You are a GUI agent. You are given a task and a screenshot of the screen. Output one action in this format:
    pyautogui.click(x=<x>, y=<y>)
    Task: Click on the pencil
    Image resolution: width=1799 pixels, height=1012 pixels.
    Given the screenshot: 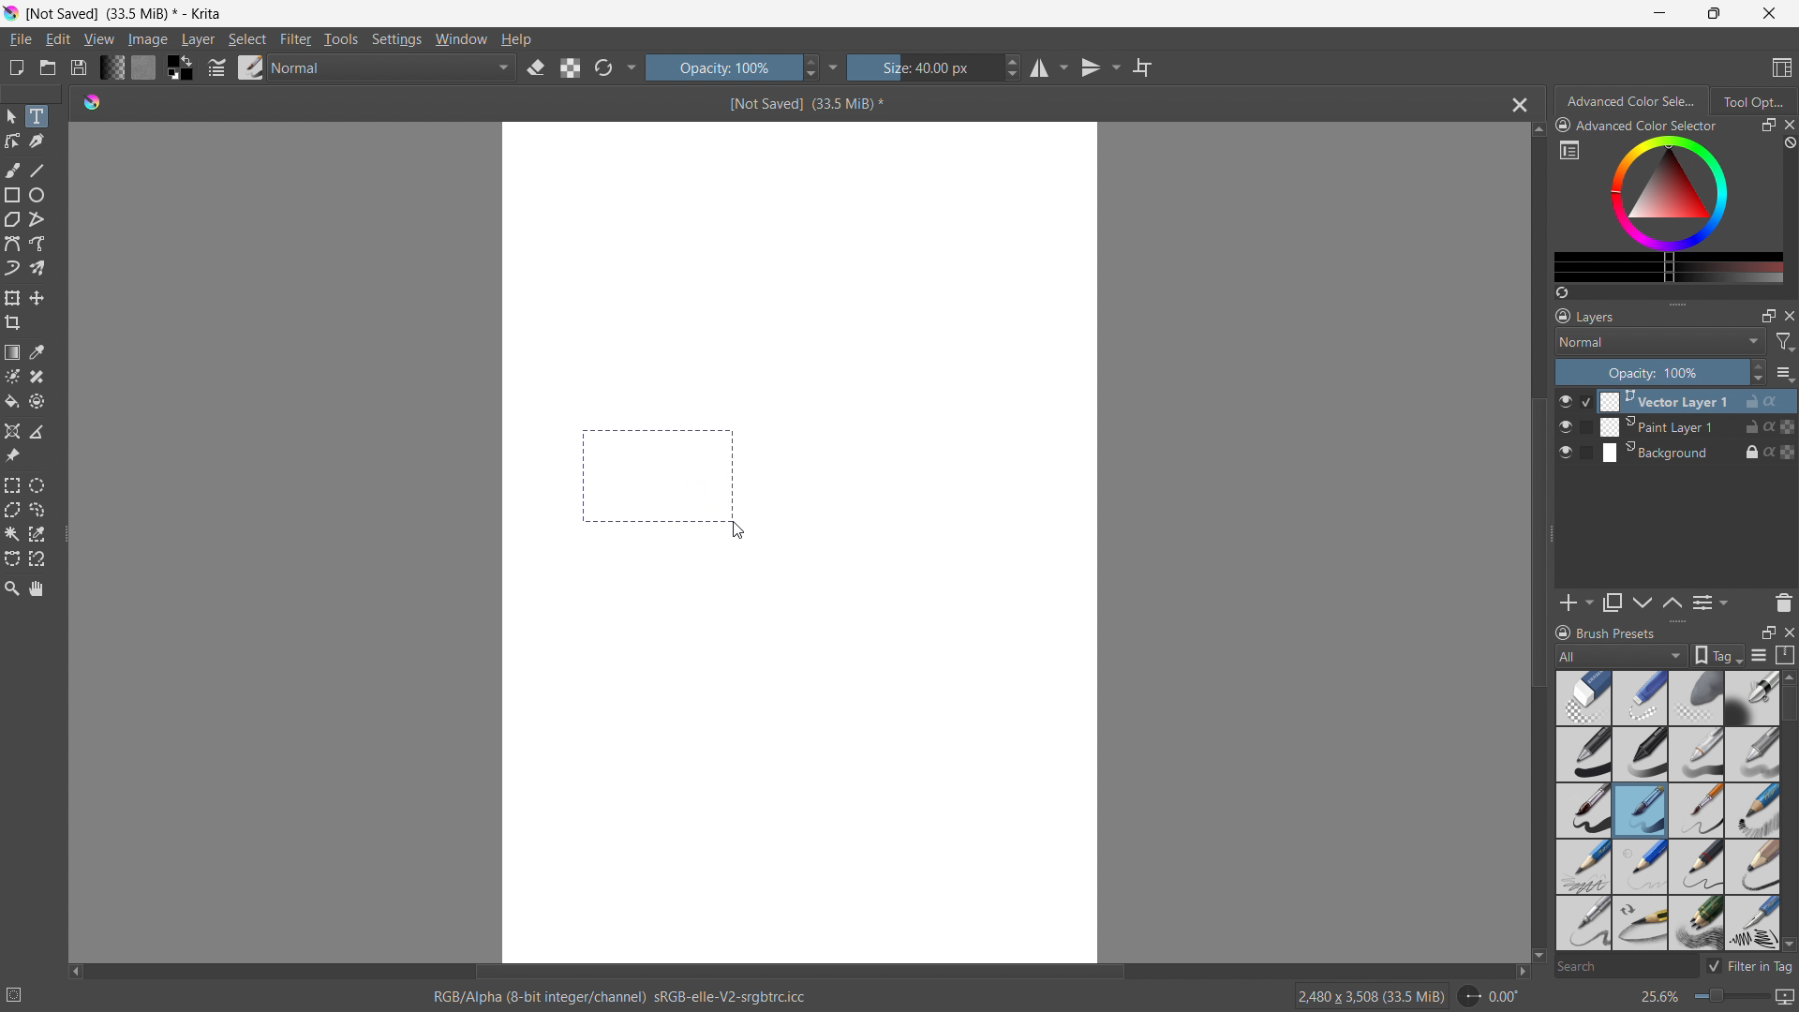 What is the action you would take?
    pyautogui.click(x=1697, y=754)
    